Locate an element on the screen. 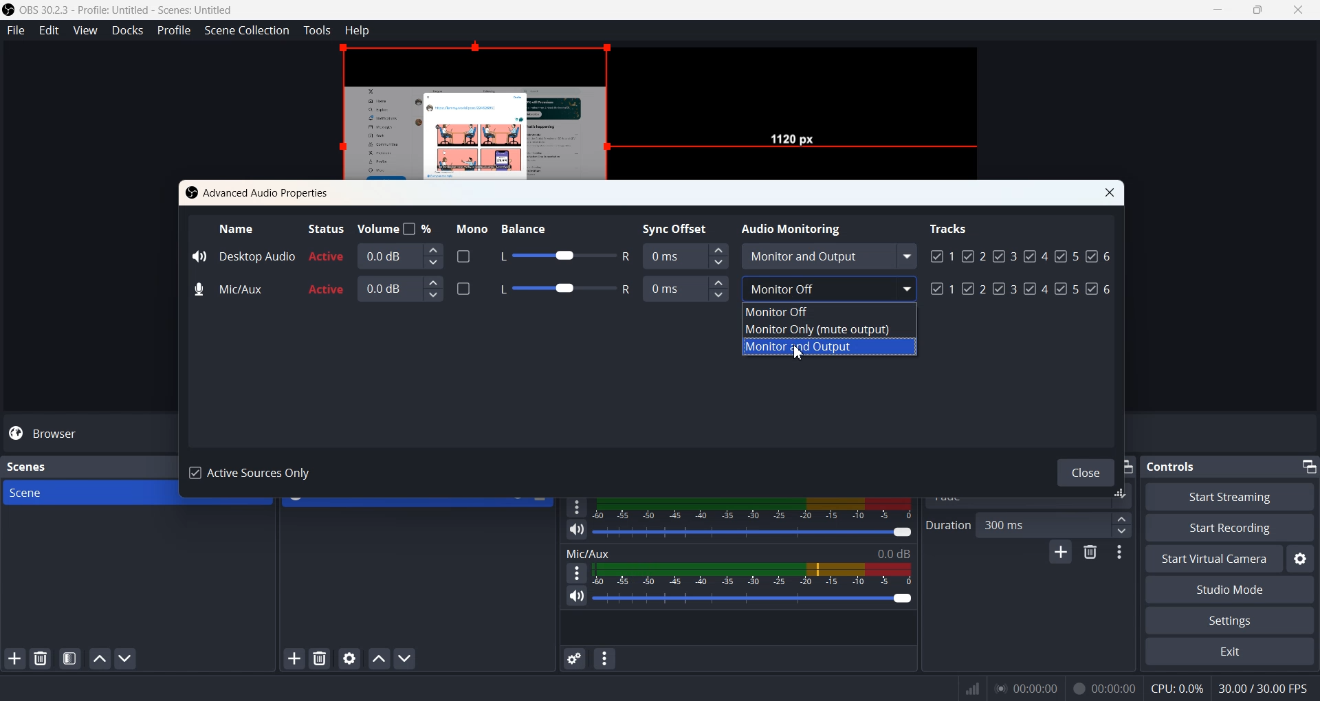 The width and height of the screenshot is (1320, 701). File is located at coordinates (16, 31).